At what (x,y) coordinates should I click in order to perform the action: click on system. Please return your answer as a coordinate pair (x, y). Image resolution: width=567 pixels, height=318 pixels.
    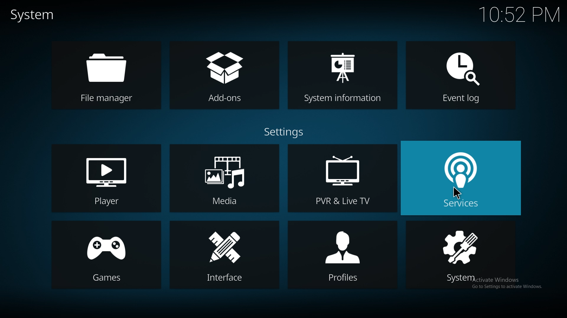
    Looking at the image, I should click on (38, 16).